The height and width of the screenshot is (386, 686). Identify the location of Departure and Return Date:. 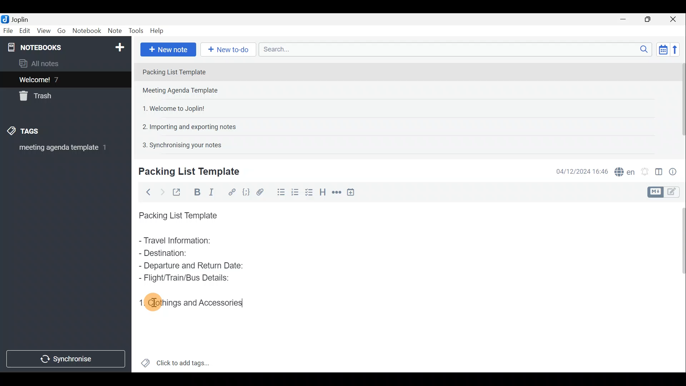
(191, 265).